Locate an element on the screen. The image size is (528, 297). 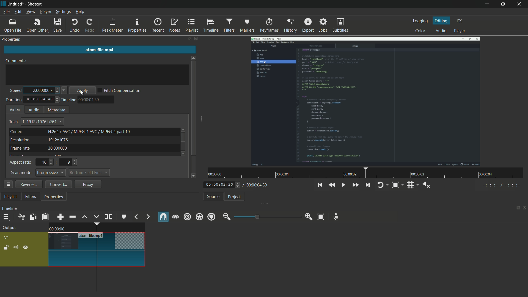
scroll bar is located at coordinates (194, 108).